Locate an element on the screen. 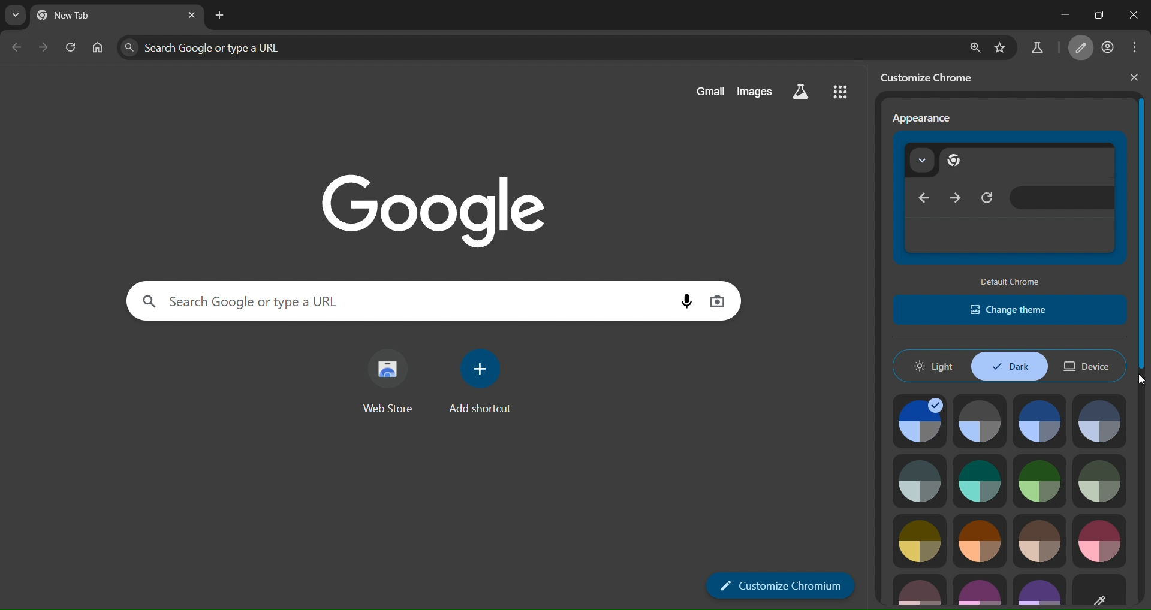 This screenshot has height=610, width=1151. appearance preview is located at coordinates (1007, 200).